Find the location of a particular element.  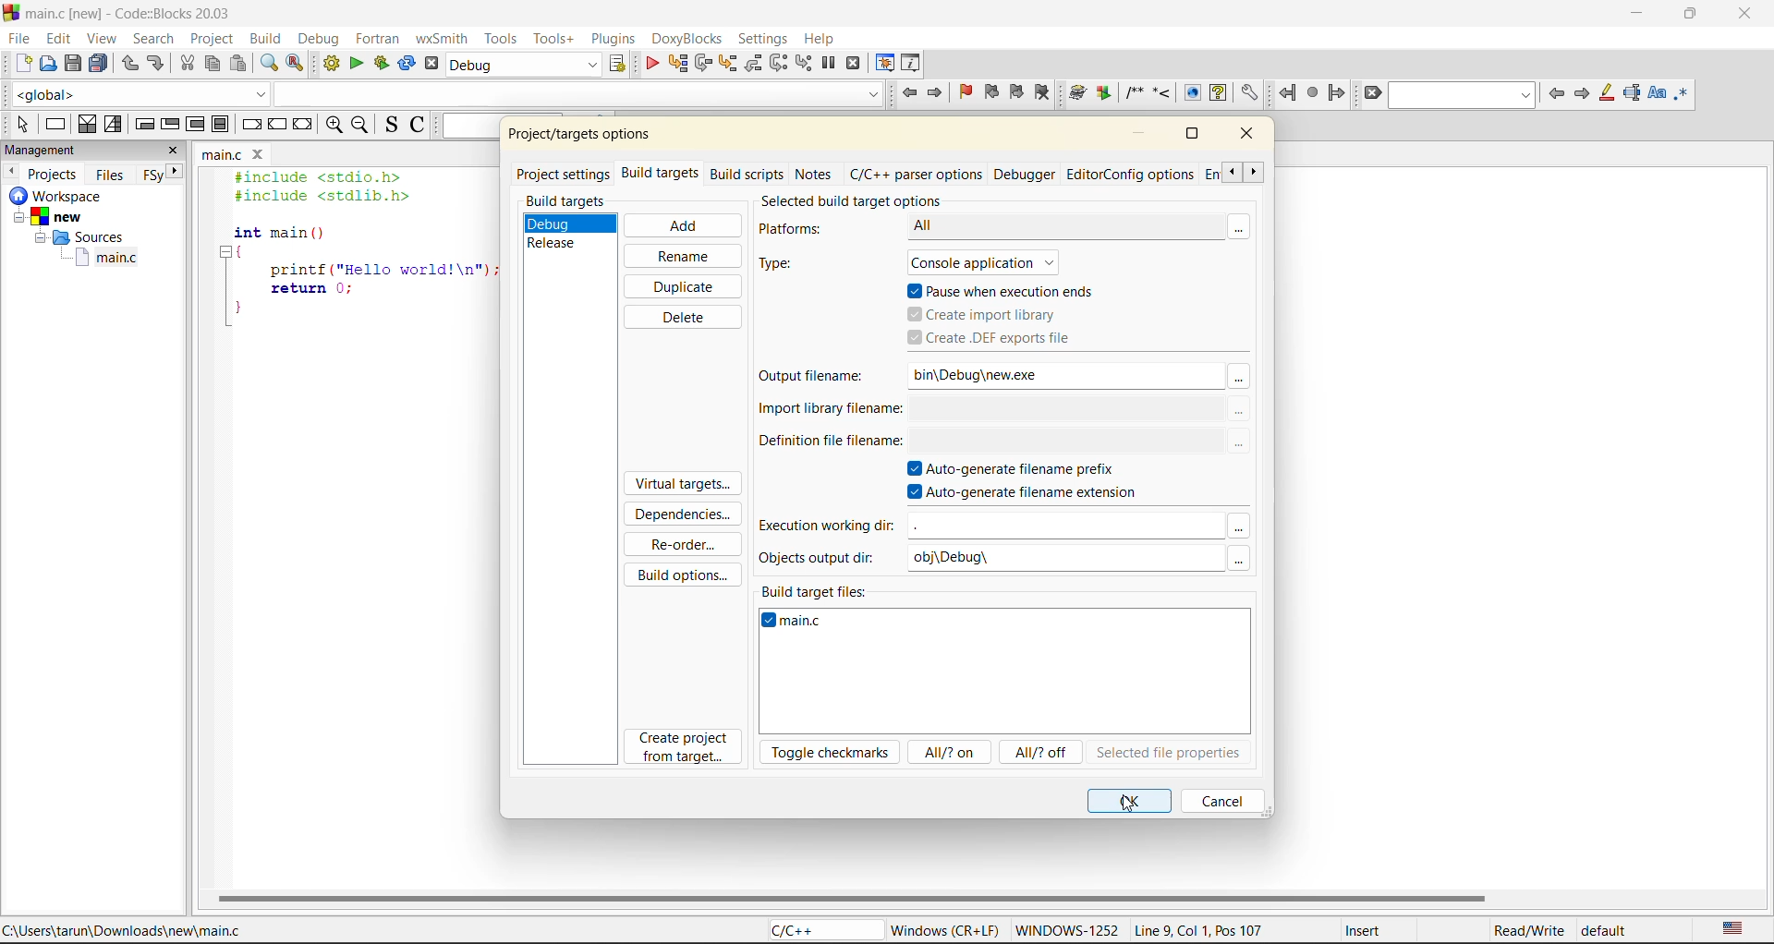

file name is located at coordinates (798, 624).